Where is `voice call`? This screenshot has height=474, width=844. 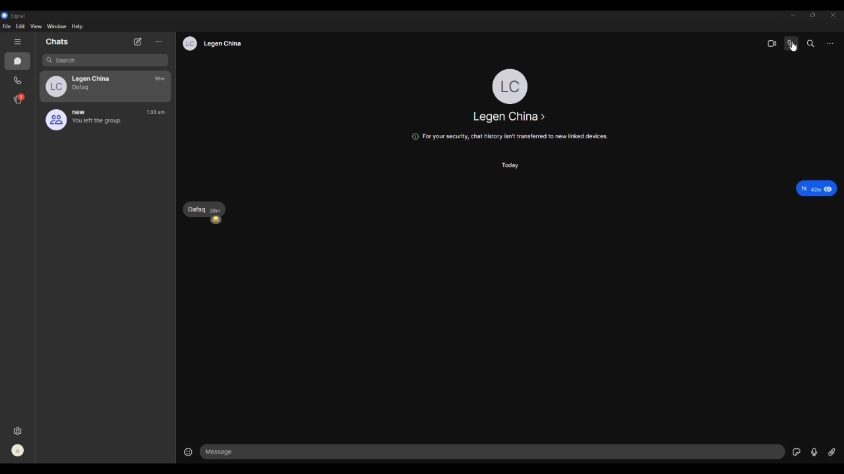
voice call is located at coordinates (791, 43).